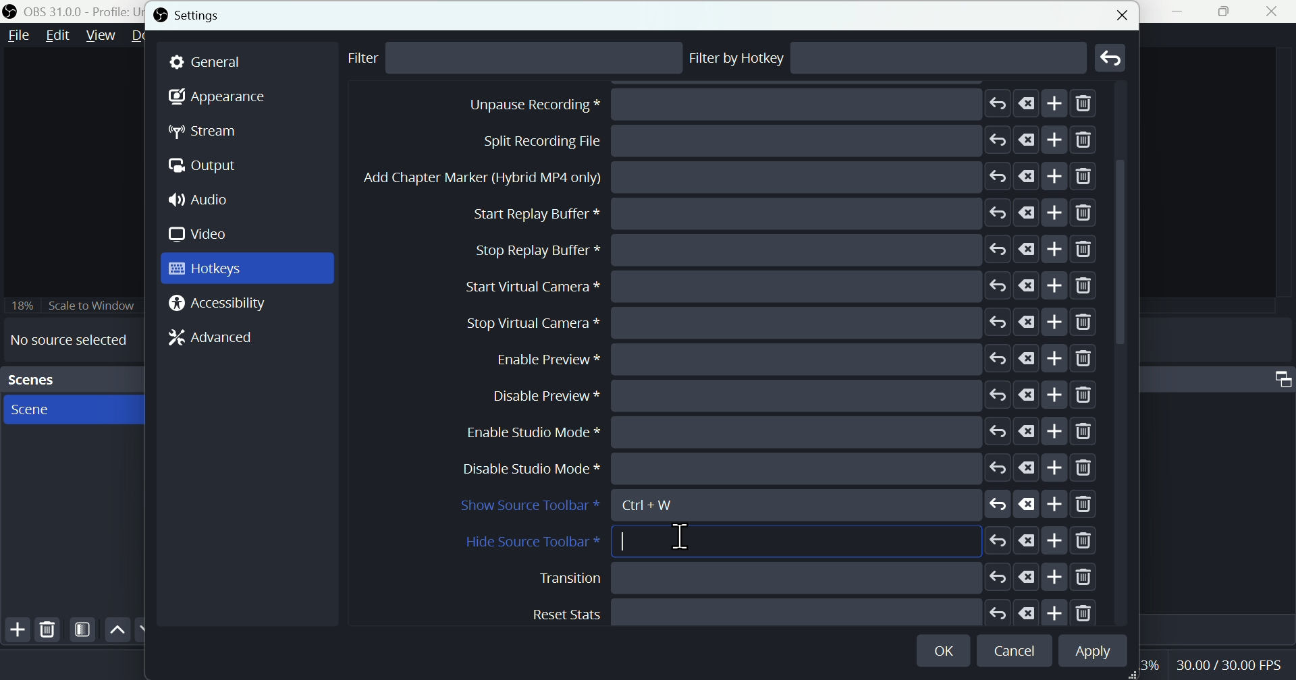 This screenshot has height=680, width=1296. What do you see at coordinates (785, 395) in the screenshot?
I see `Stop Replay Buffer` at bounding box center [785, 395].